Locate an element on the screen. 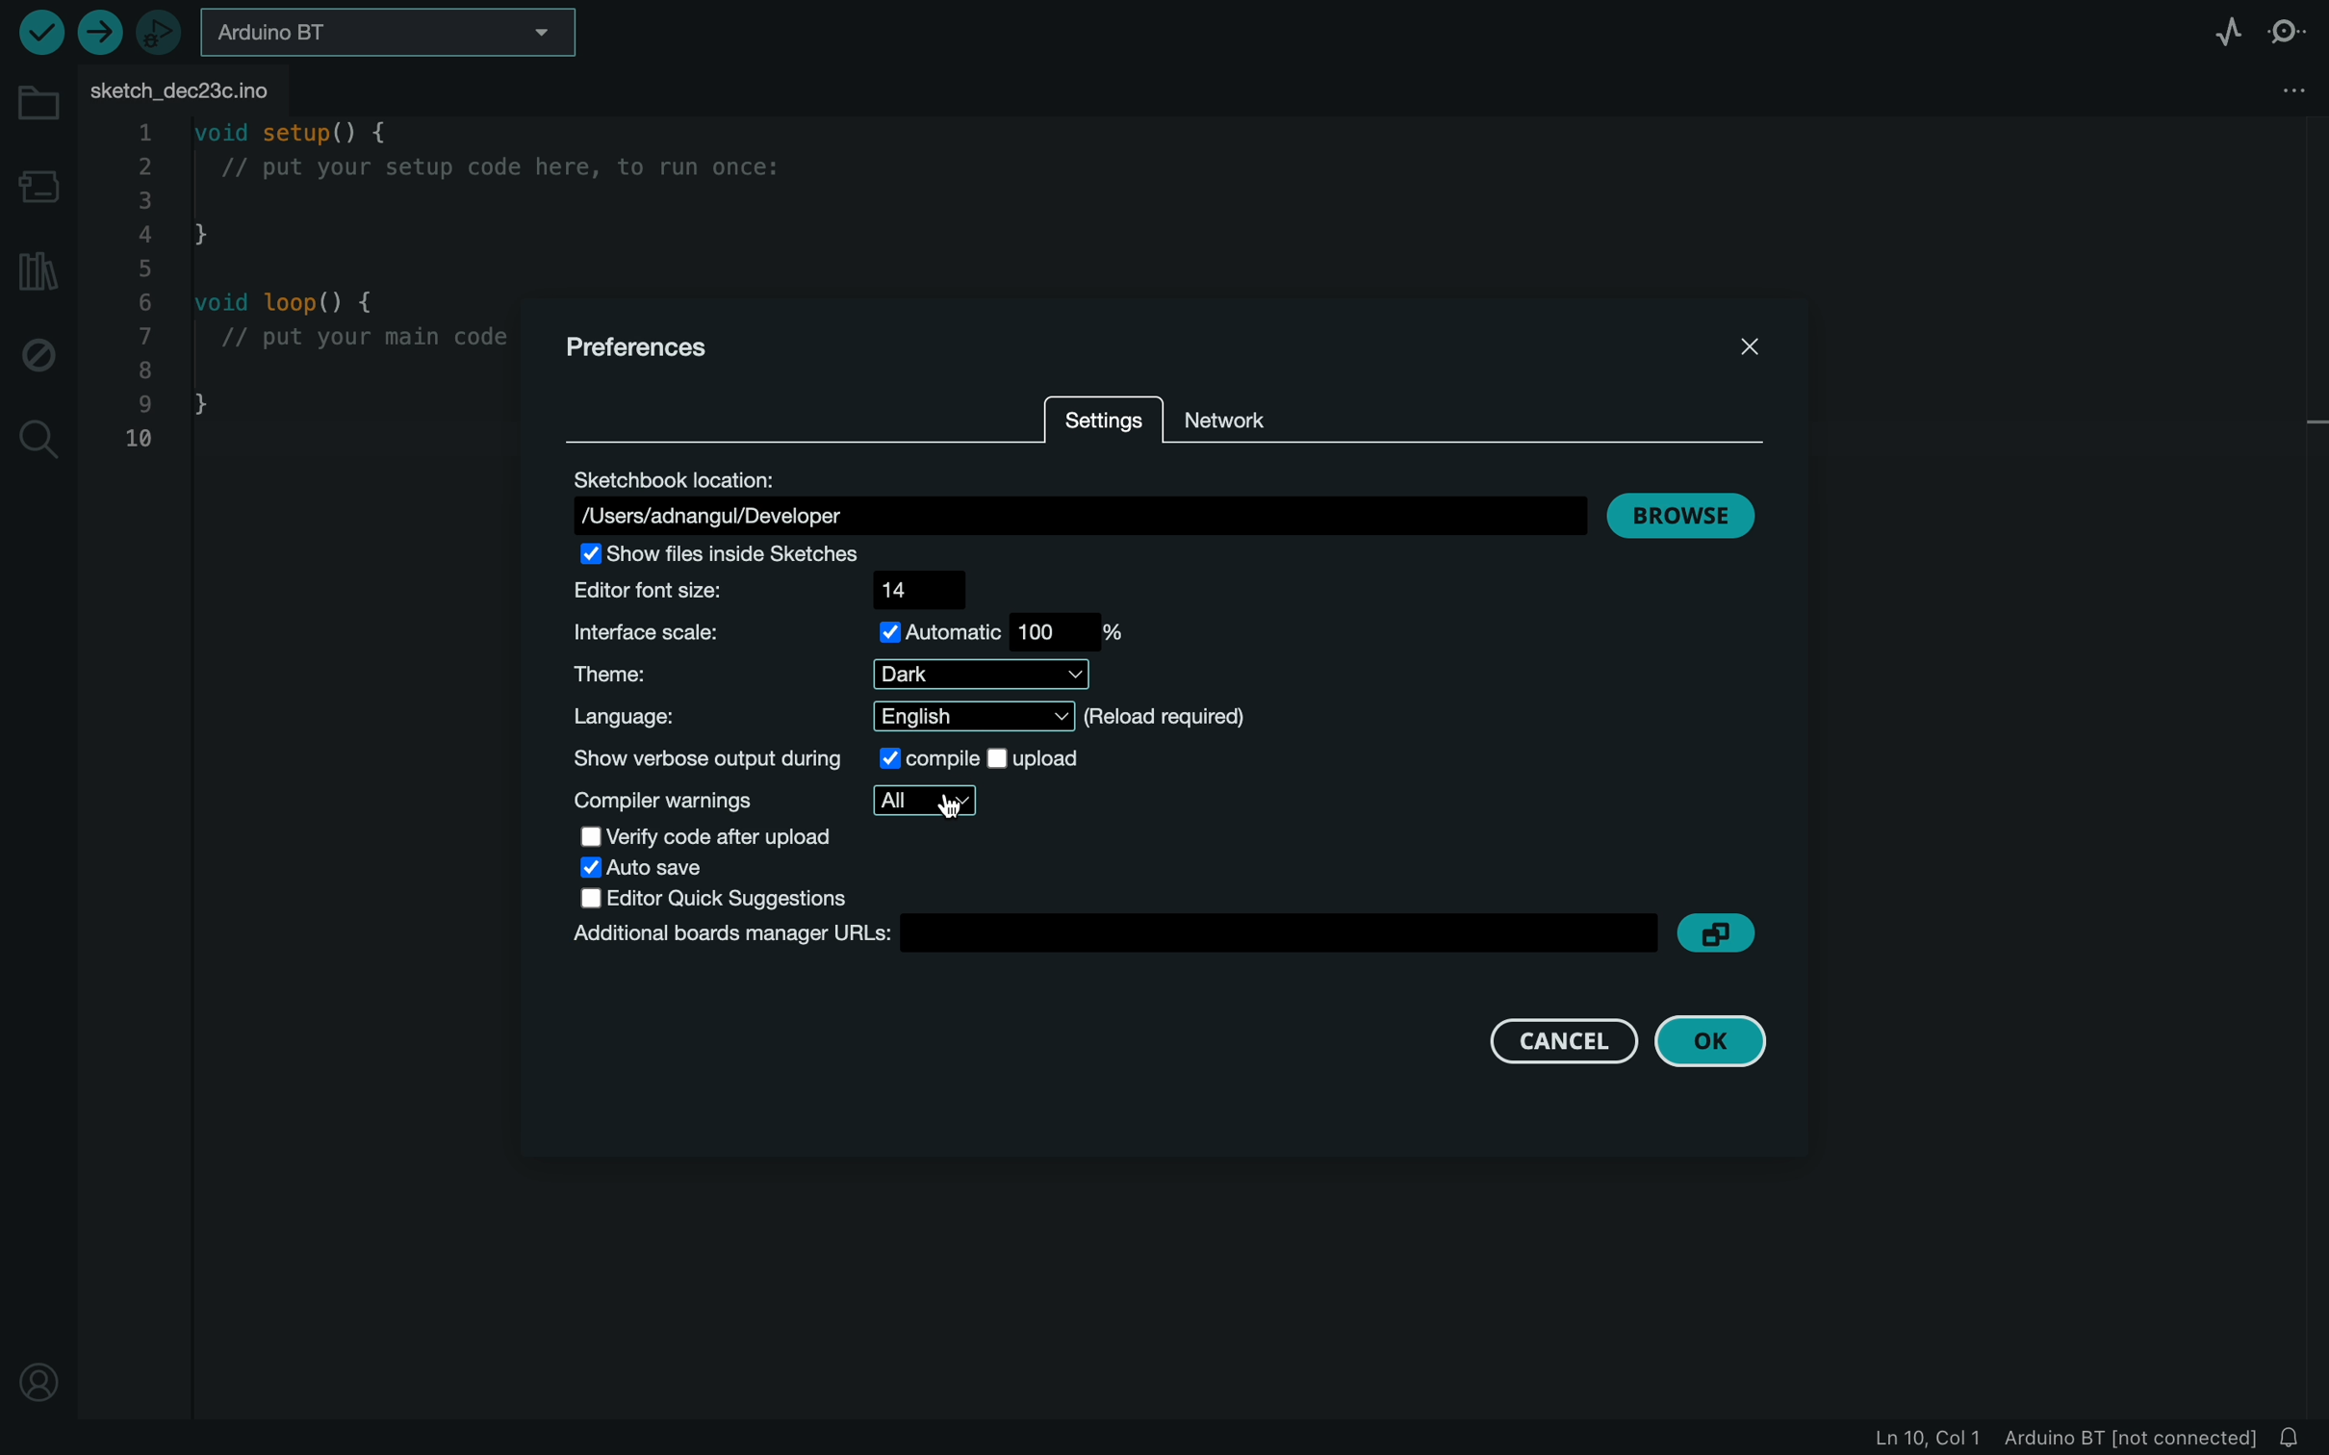  file tab is located at coordinates (204, 87).